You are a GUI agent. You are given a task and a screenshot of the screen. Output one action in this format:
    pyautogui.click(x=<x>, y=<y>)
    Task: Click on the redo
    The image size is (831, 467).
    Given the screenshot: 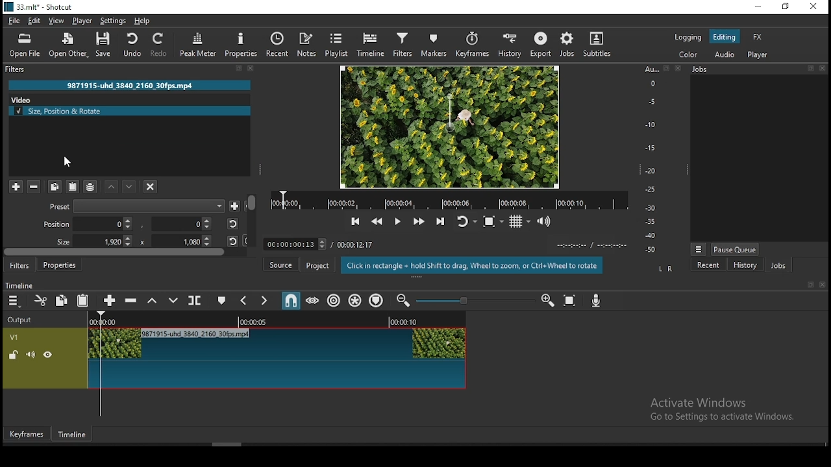 What is the action you would take?
    pyautogui.click(x=162, y=47)
    